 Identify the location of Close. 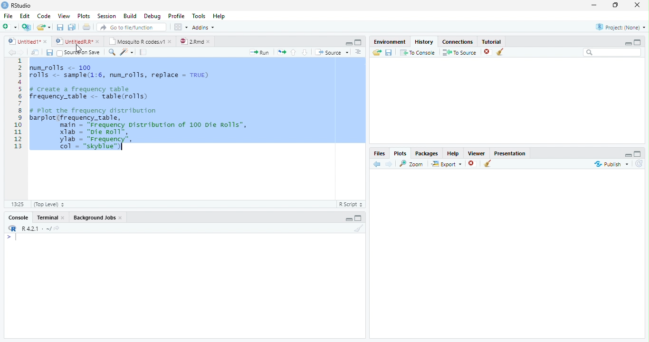
(638, 5).